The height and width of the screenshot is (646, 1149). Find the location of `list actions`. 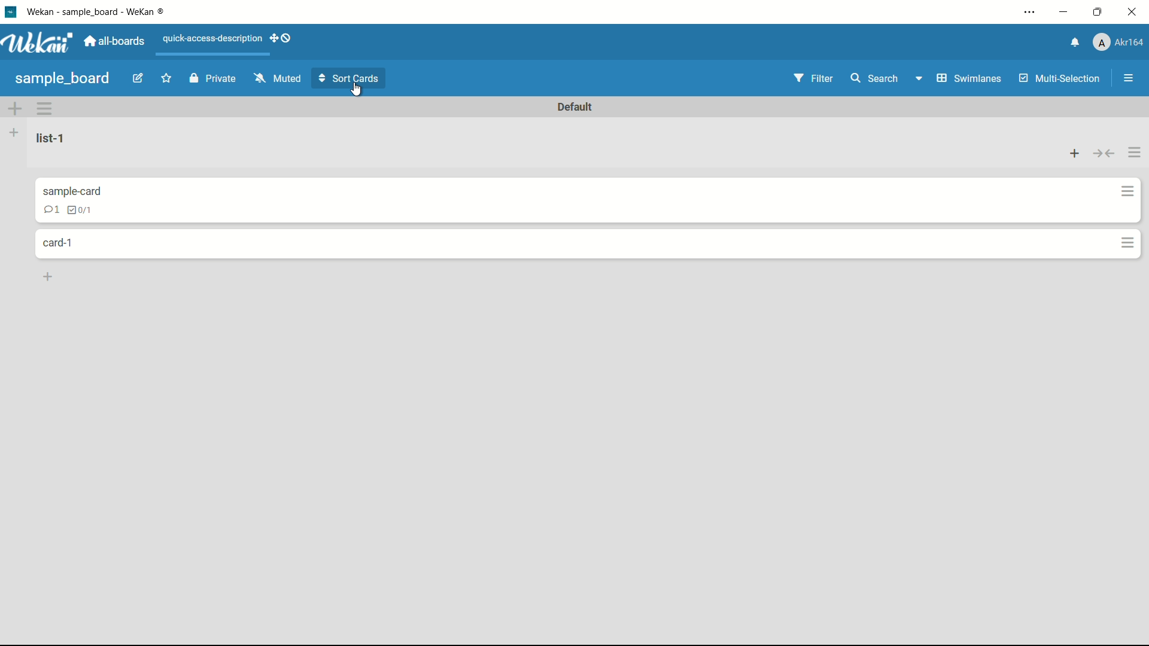

list actions is located at coordinates (1133, 151).